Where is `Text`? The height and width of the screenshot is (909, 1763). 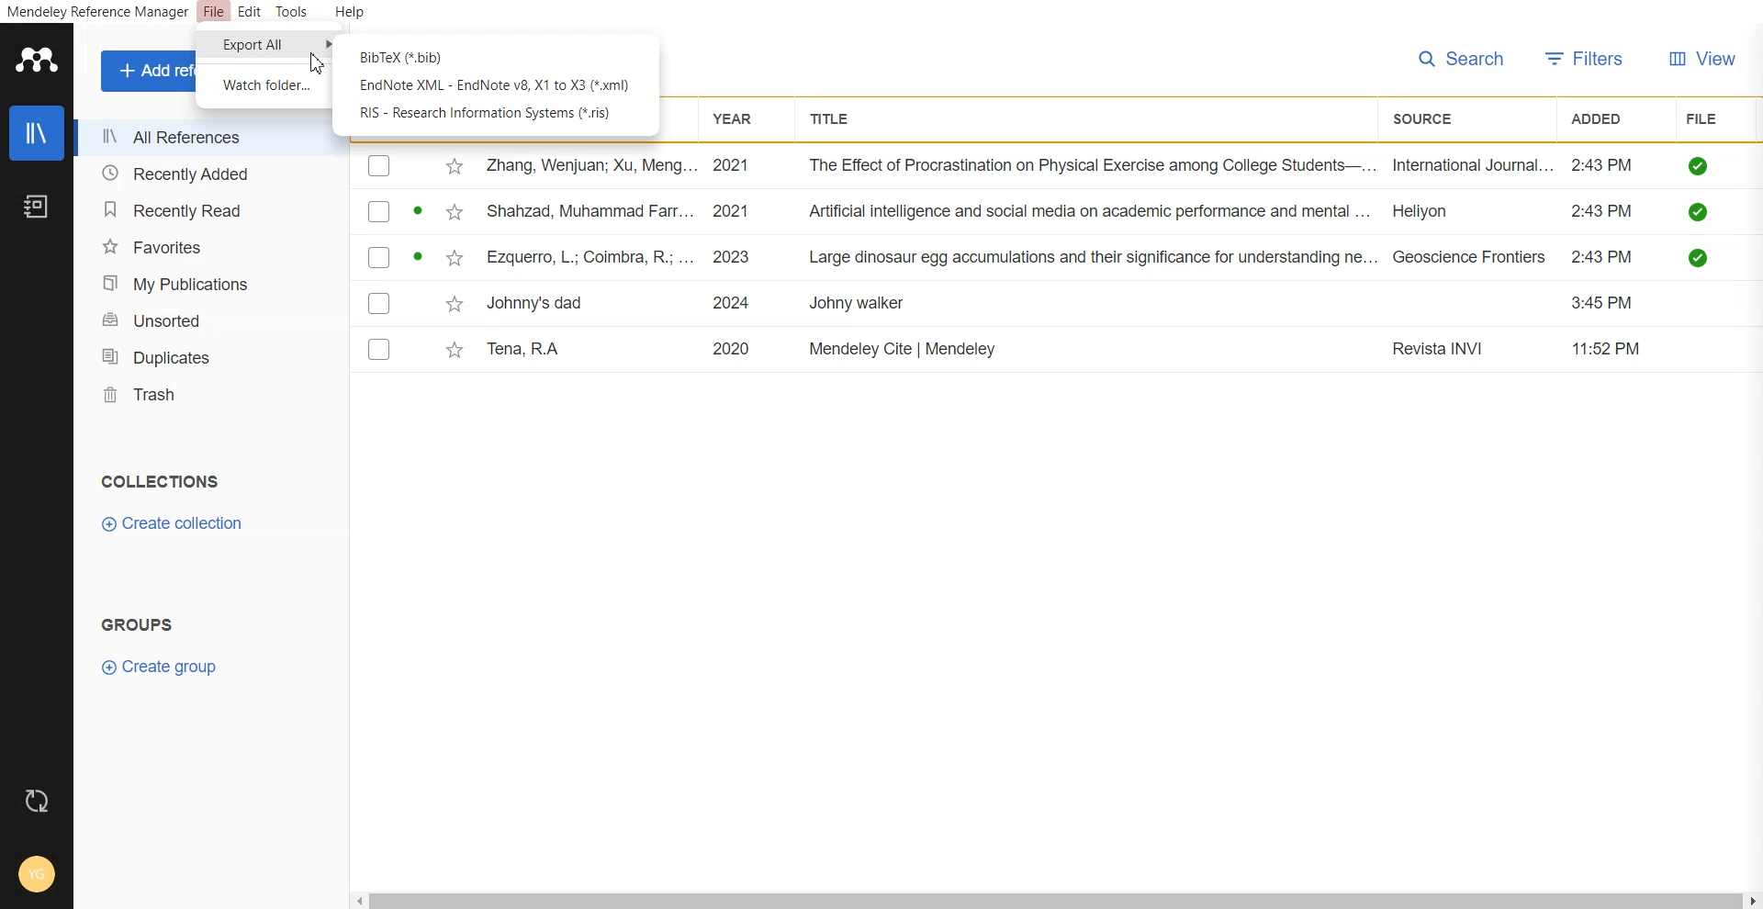 Text is located at coordinates (158, 480).